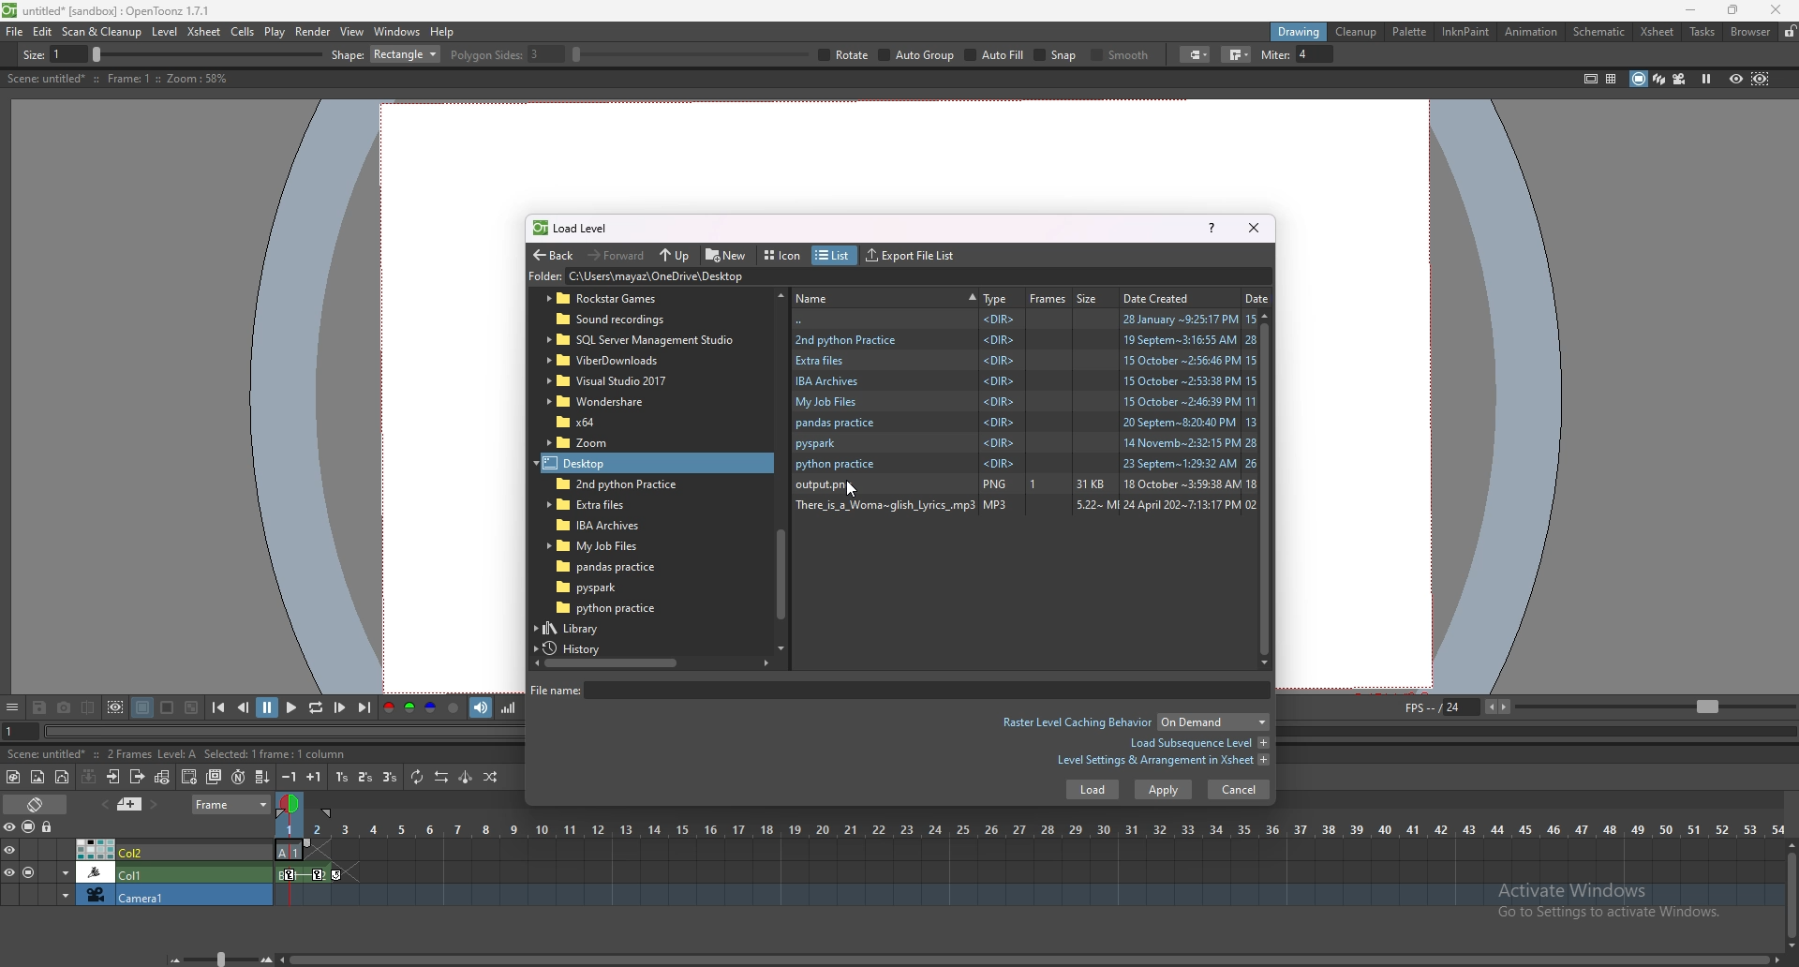 The width and height of the screenshot is (1799, 967). What do you see at coordinates (781, 469) in the screenshot?
I see `horizontal scroll bar` at bounding box center [781, 469].